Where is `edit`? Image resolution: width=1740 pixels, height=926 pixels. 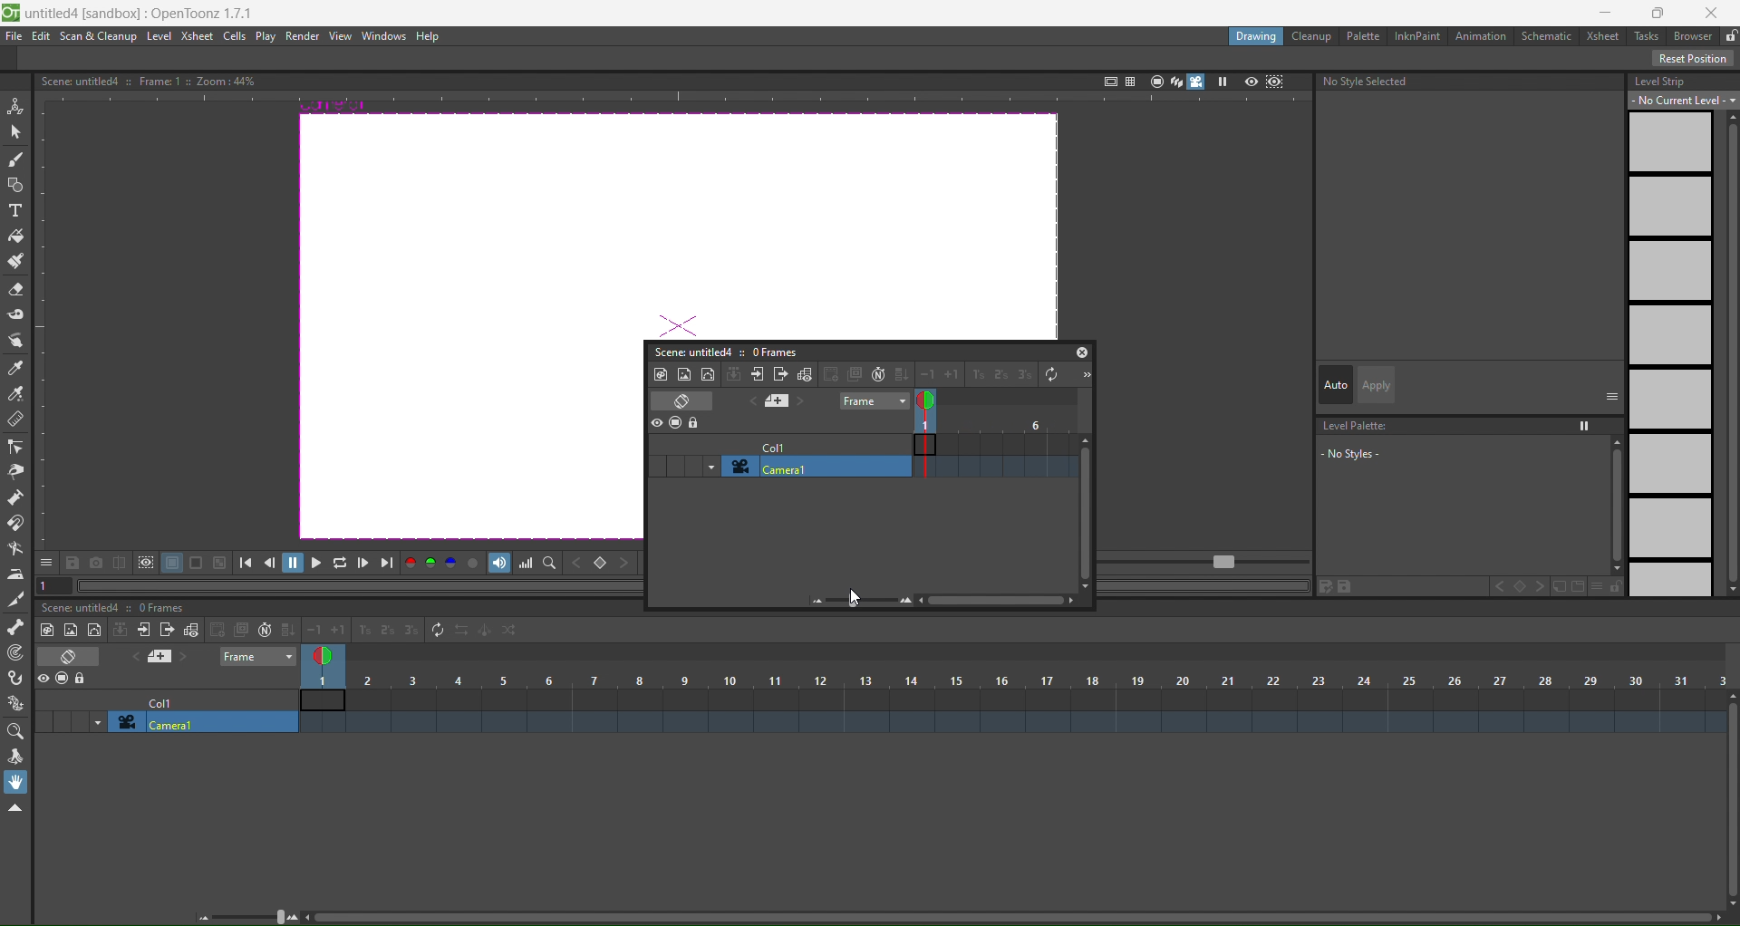 edit is located at coordinates (41, 36).